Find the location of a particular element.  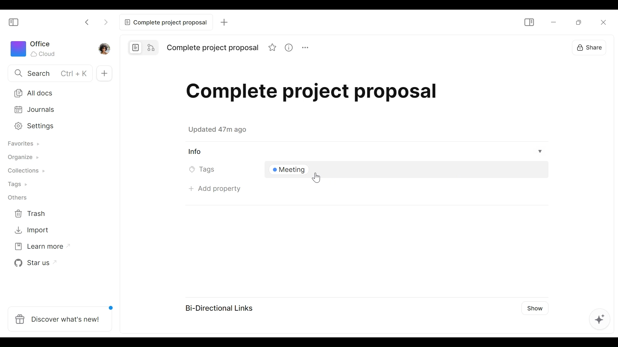

Worksapce is located at coordinates (36, 49).